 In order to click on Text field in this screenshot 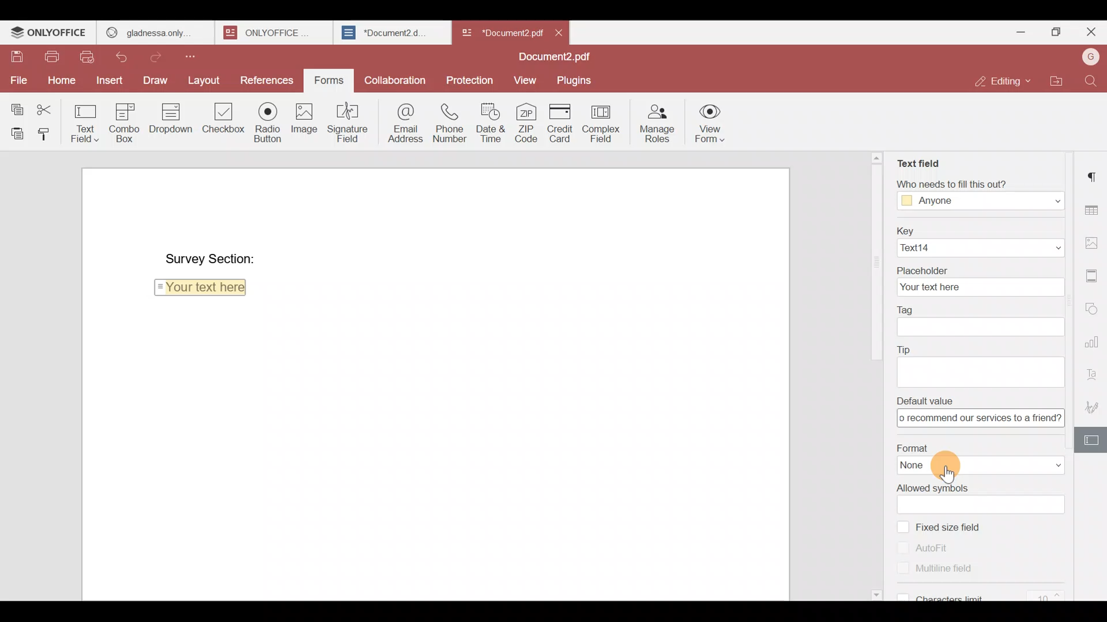, I will do `click(85, 120)`.